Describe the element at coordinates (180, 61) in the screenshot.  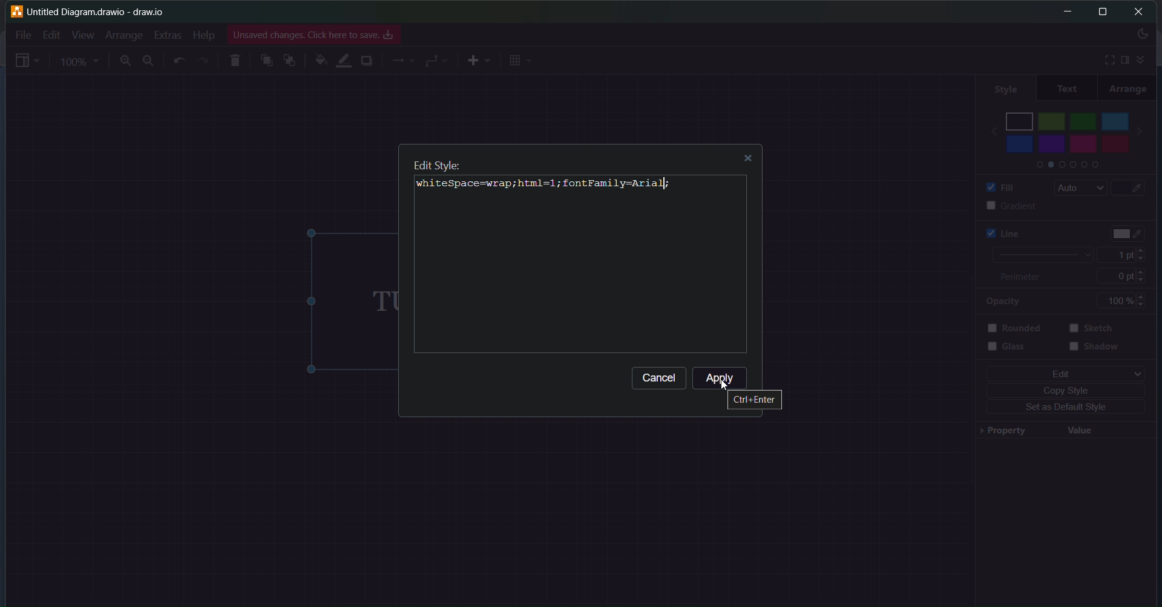
I see `undo` at that location.